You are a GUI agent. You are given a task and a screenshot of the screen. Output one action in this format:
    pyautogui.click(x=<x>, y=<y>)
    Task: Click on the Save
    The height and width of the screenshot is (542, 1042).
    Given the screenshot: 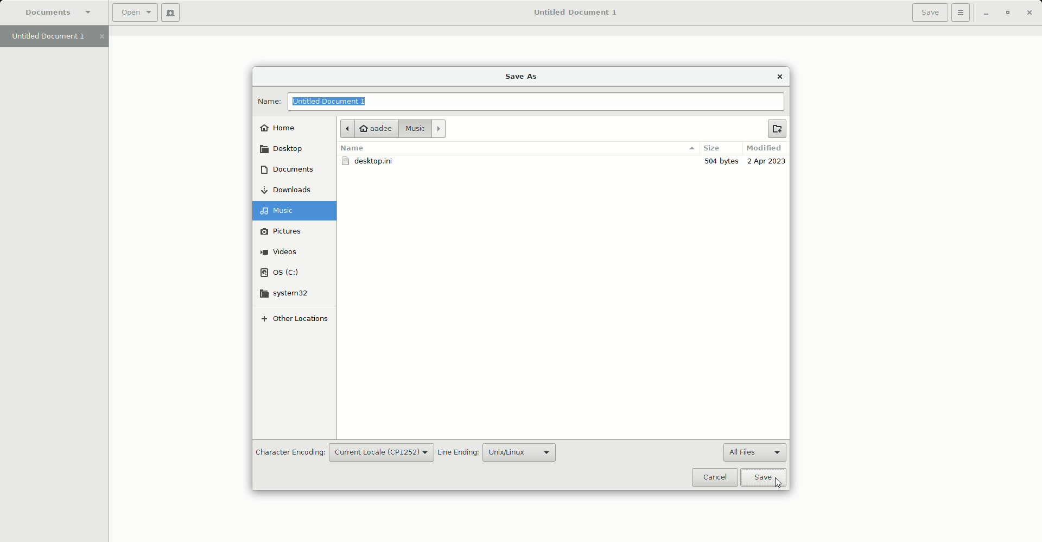 What is the action you would take?
    pyautogui.click(x=763, y=477)
    